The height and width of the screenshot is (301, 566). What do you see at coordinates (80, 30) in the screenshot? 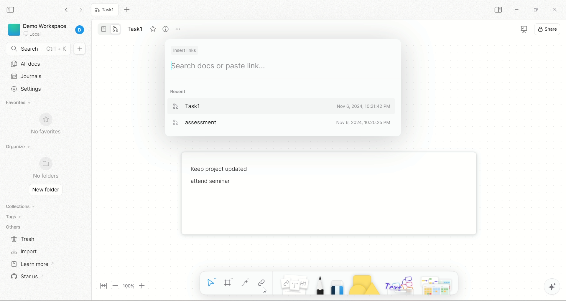
I see `account` at bounding box center [80, 30].